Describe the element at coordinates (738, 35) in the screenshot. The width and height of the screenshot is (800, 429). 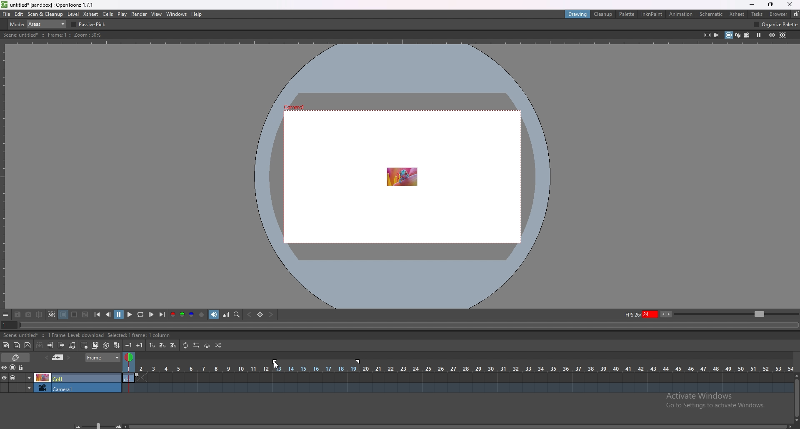
I see `3d` at that location.